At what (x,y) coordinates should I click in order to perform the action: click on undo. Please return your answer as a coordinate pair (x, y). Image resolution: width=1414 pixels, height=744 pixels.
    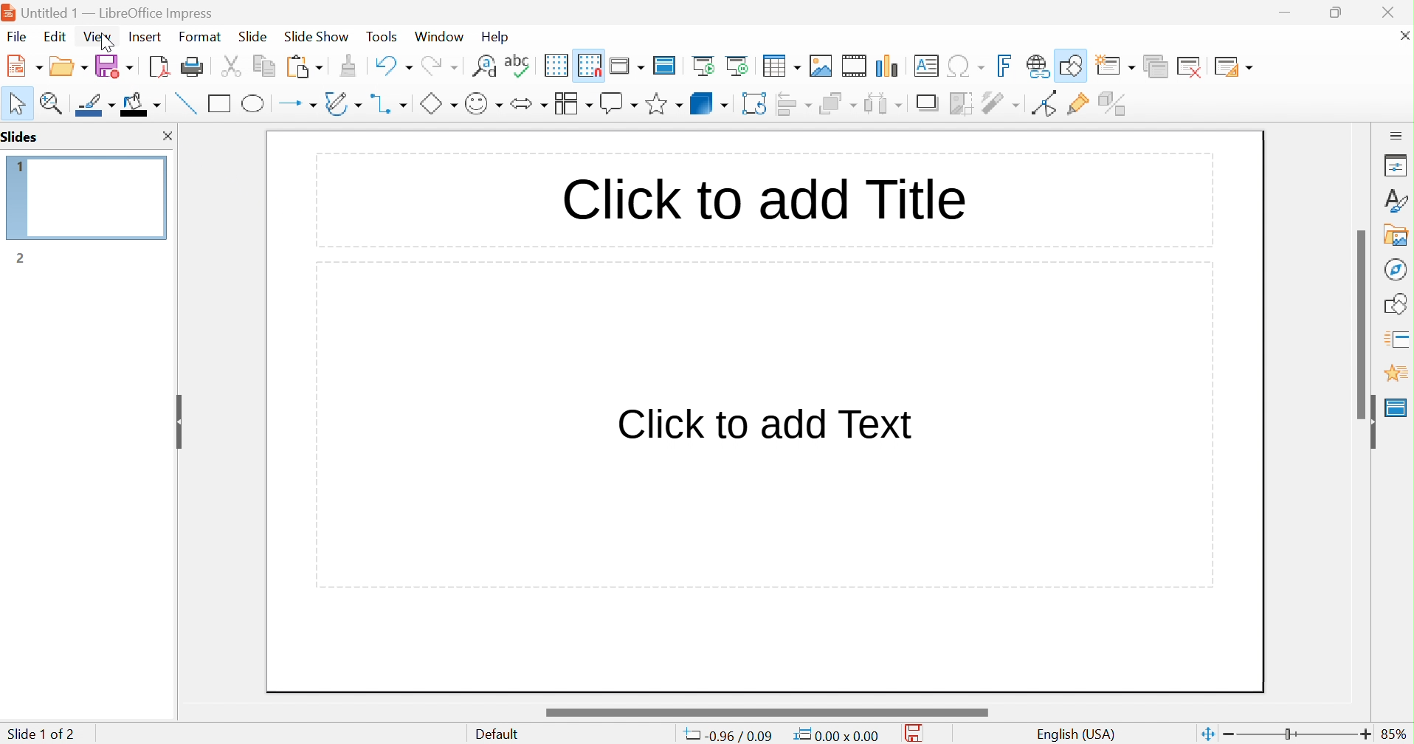
    Looking at the image, I should click on (392, 63).